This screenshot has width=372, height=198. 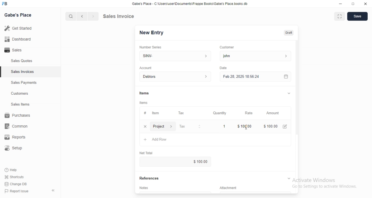 I want to click on ‘Amount, so click(x=273, y=113).